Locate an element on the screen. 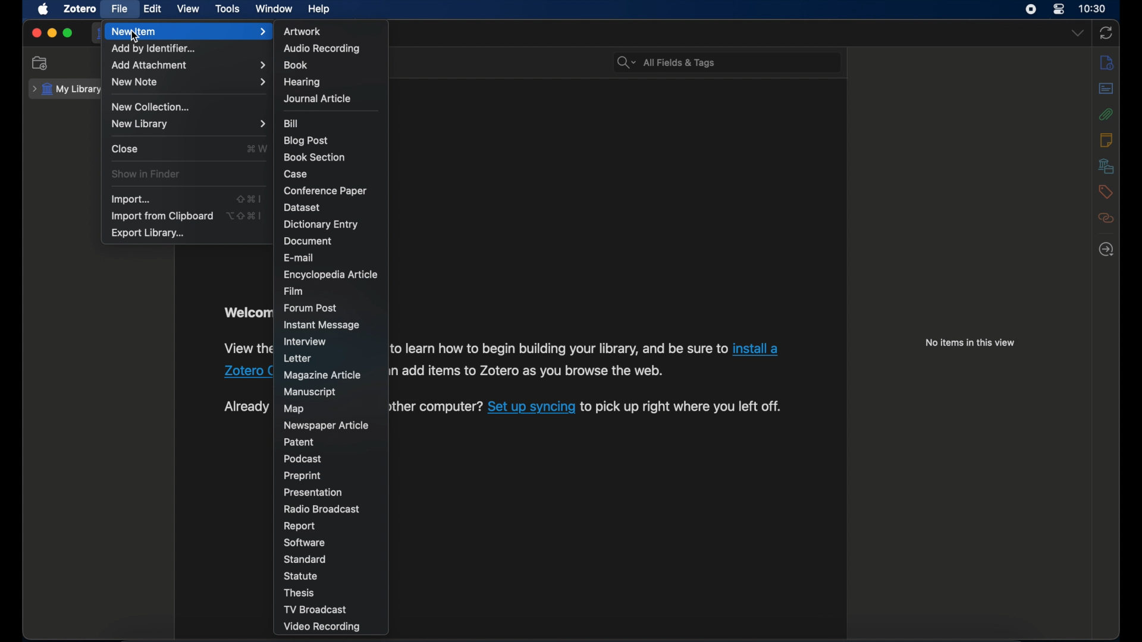  import is located at coordinates (131, 199).